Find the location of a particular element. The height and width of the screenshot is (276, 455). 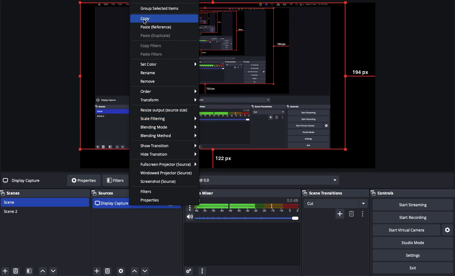

Start recording is located at coordinates (411, 217).